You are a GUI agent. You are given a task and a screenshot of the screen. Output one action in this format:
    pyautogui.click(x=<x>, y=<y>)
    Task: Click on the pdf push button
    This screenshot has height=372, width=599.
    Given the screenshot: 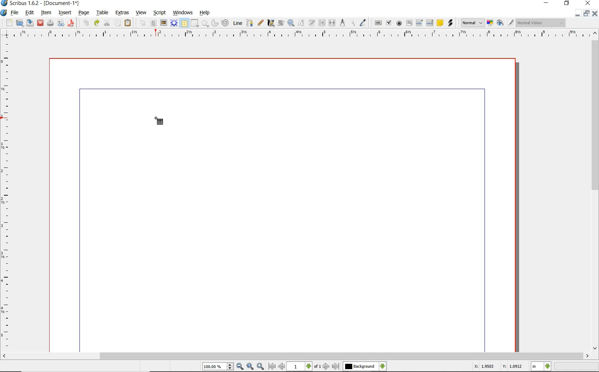 What is the action you would take?
    pyautogui.click(x=378, y=22)
    